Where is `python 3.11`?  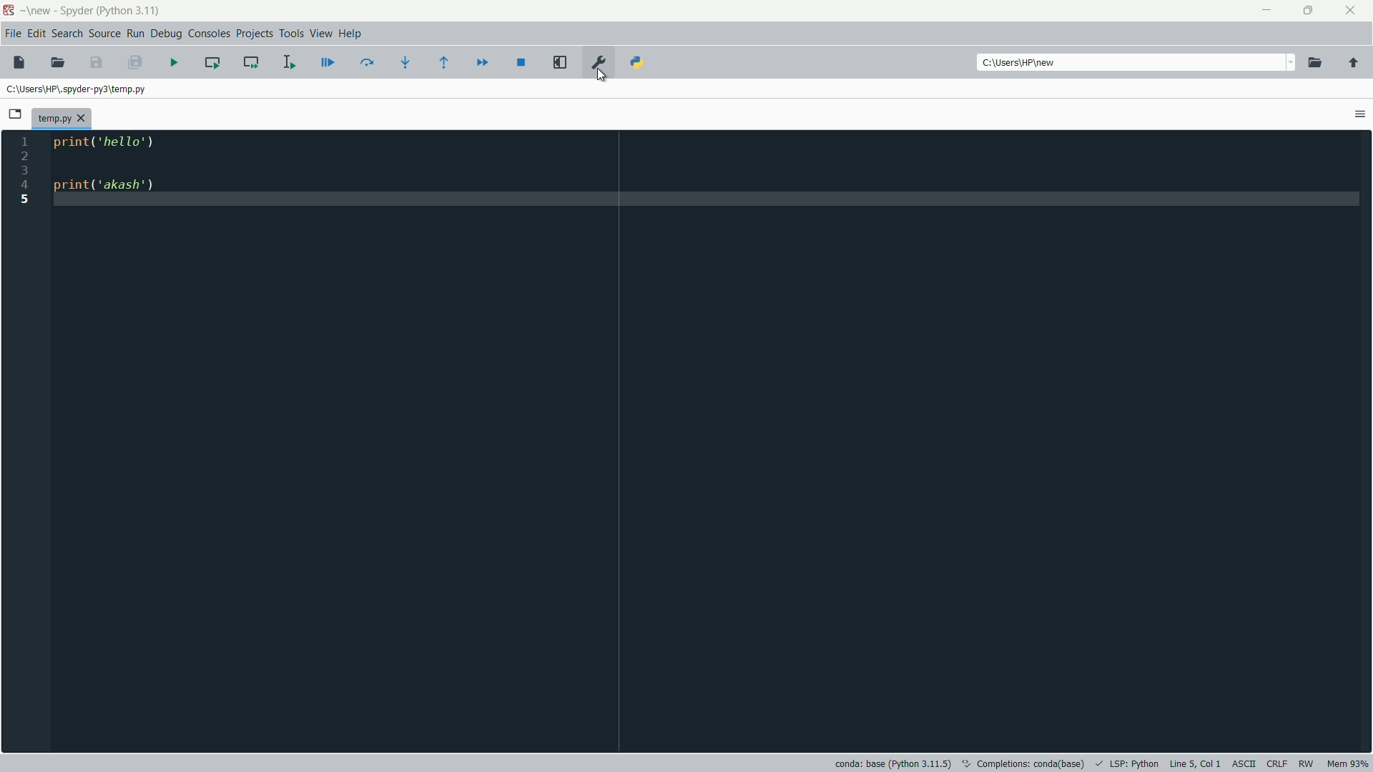 python 3.11 is located at coordinates (129, 10).